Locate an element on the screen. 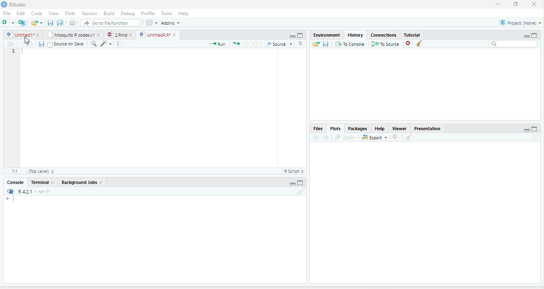  Save current document is located at coordinates (50, 22).